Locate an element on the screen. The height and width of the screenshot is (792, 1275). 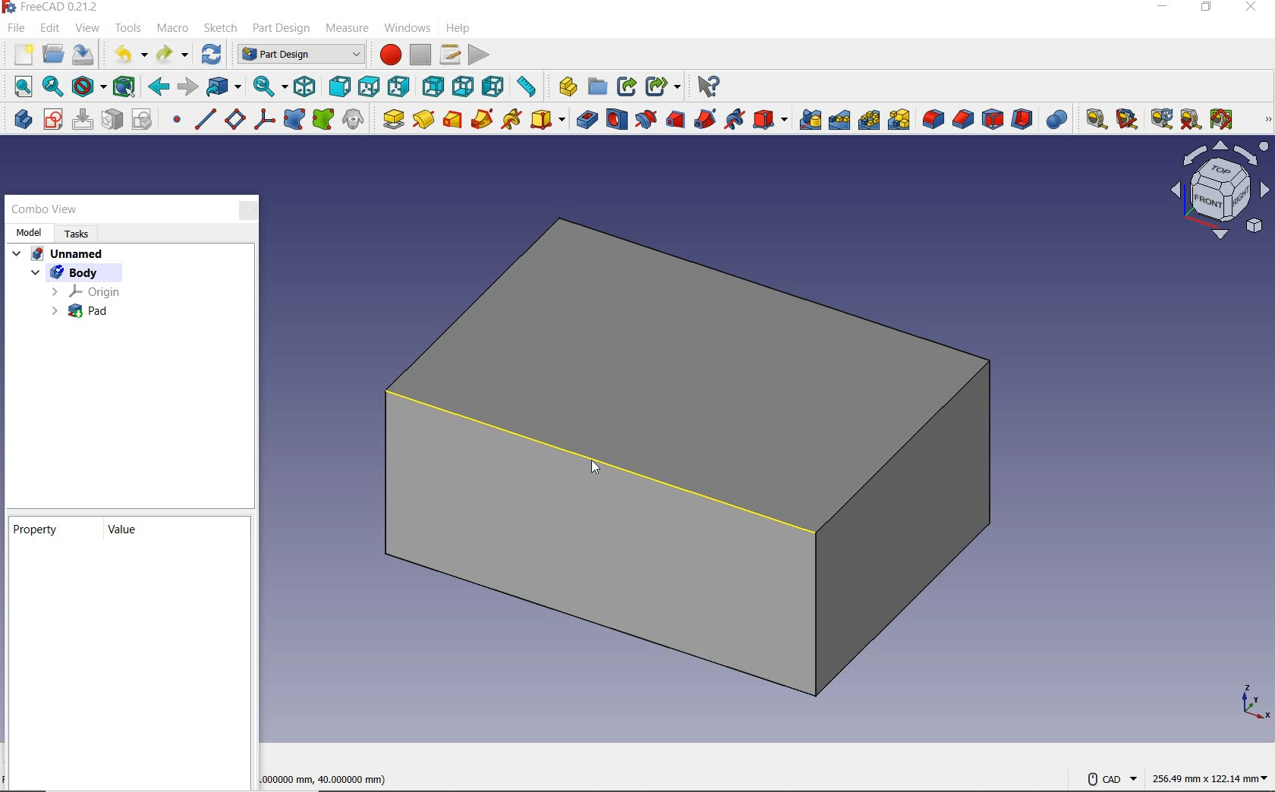
forward is located at coordinates (188, 88).